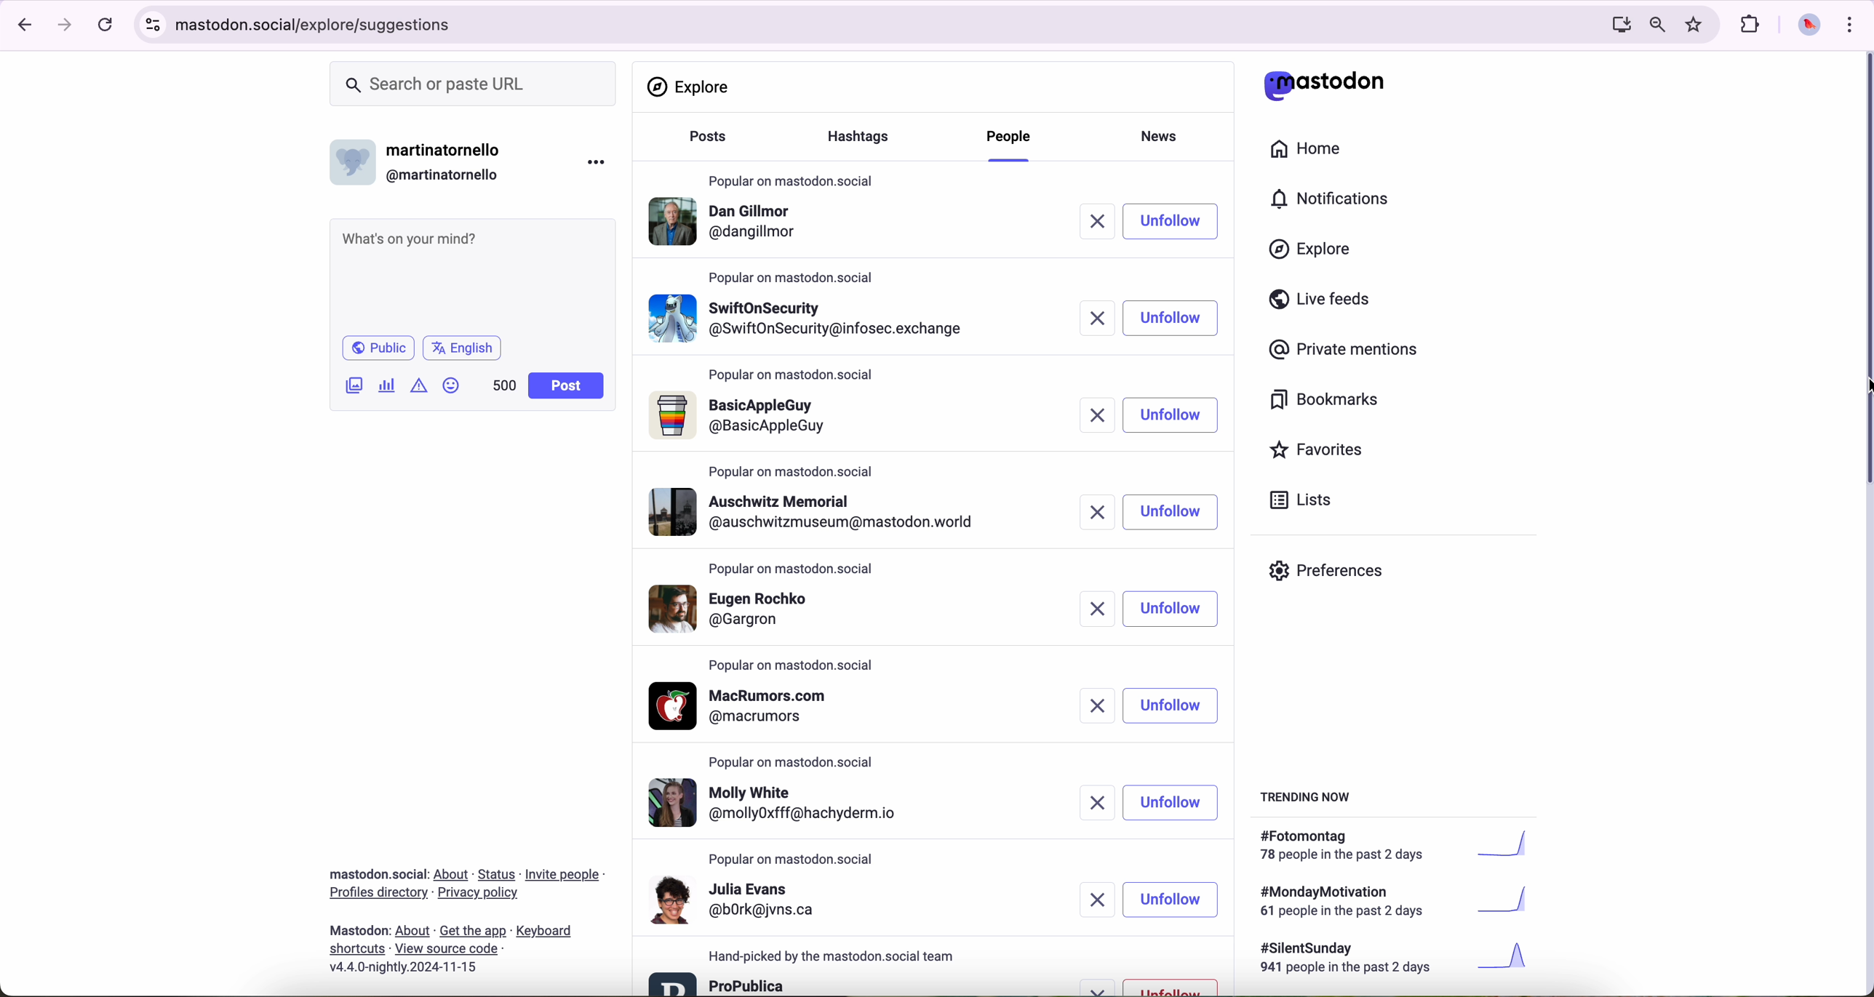  What do you see at coordinates (1397, 960) in the screenshot?
I see `#silentsunday` at bounding box center [1397, 960].